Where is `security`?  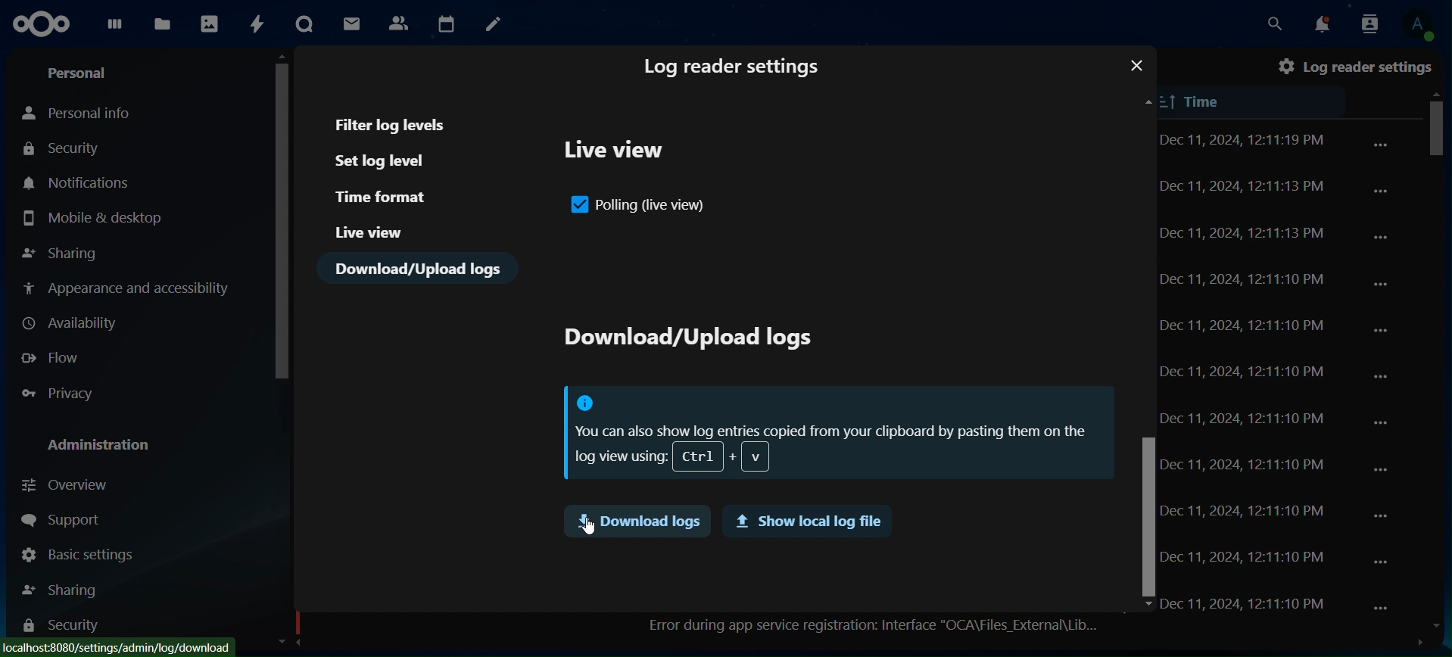 security is located at coordinates (60, 628).